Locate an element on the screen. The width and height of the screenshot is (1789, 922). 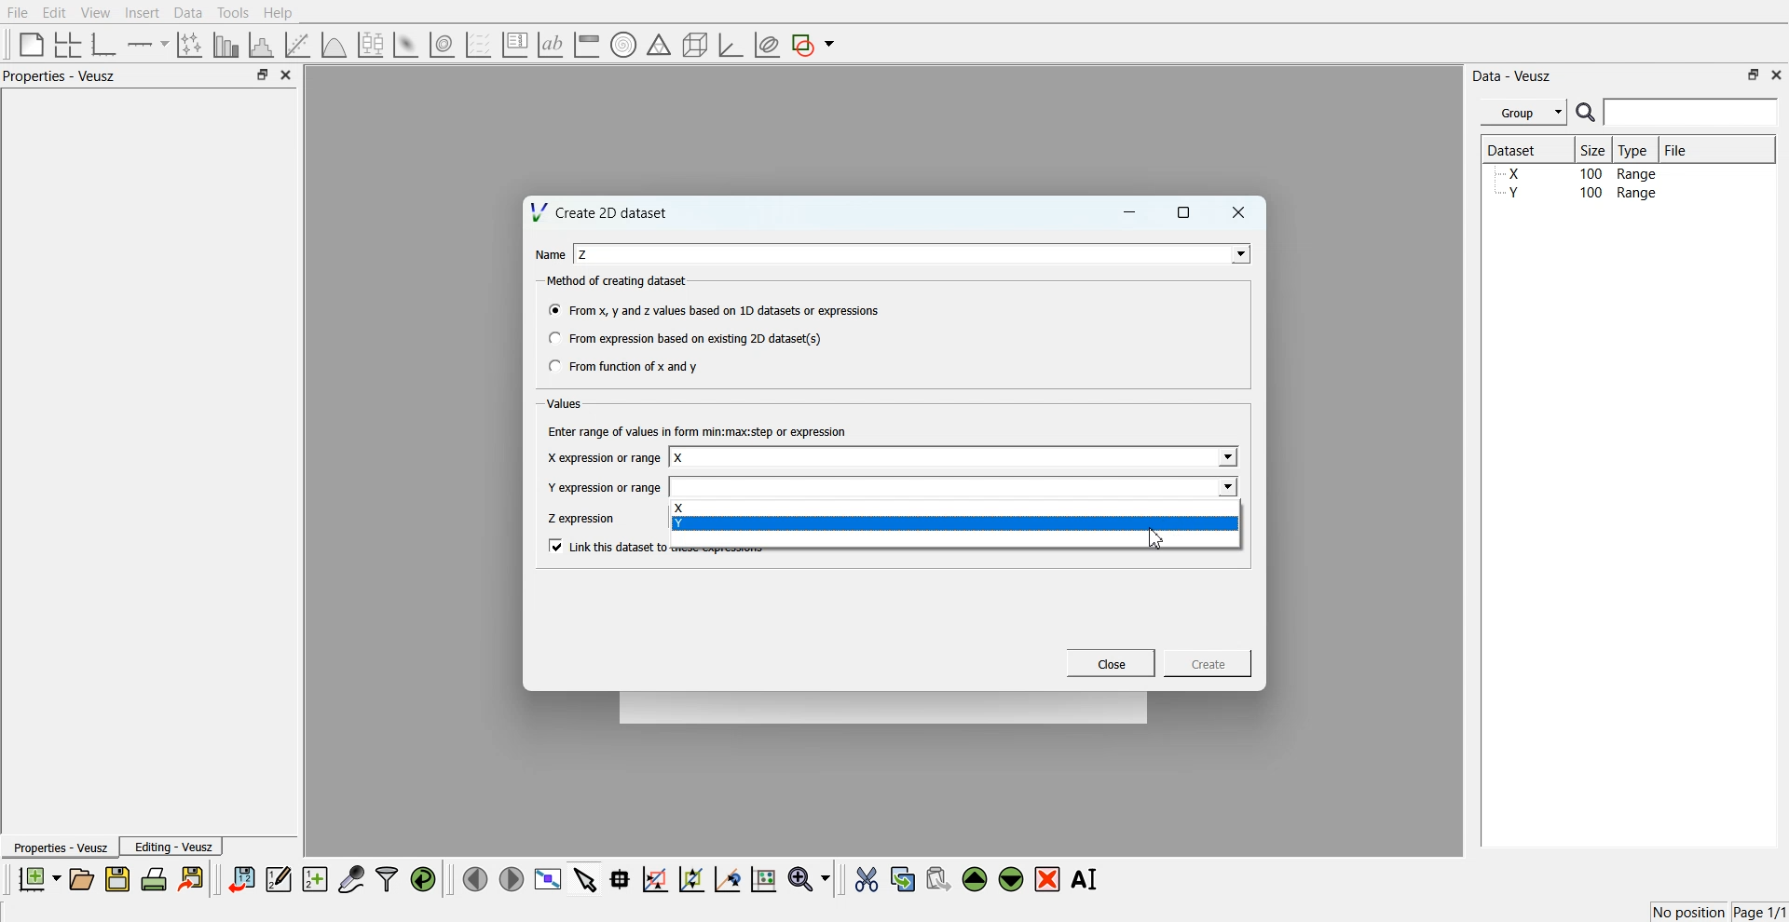
Move to the previous page is located at coordinates (475, 878).